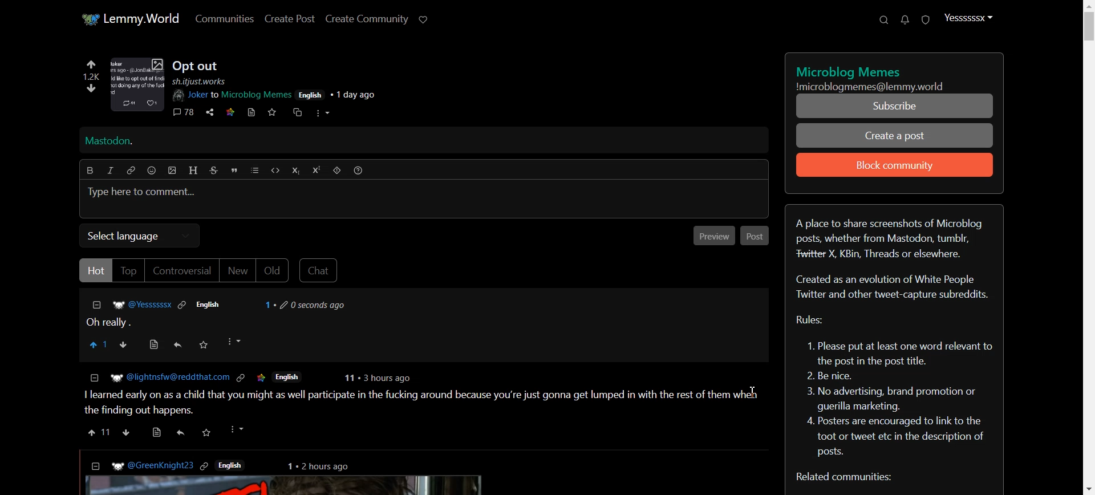 The image size is (1095, 495). Describe the element at coordinates (204, 344) in the screenshot. I see `Save ` at that location.